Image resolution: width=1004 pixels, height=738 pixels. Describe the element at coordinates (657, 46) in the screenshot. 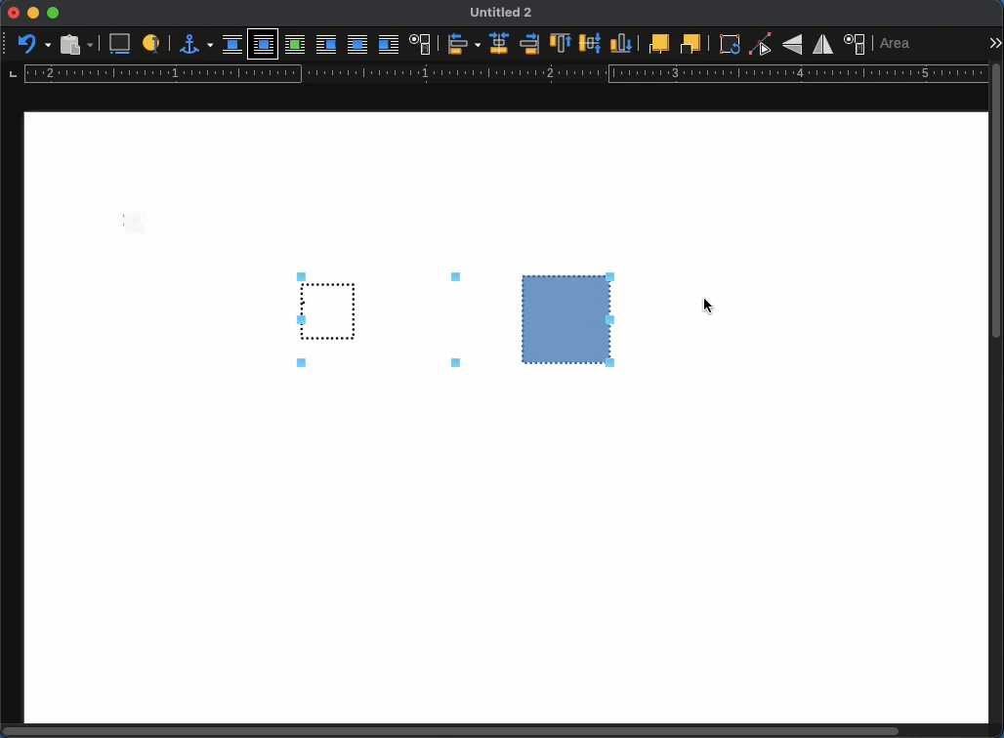

I see `front one` at that location.